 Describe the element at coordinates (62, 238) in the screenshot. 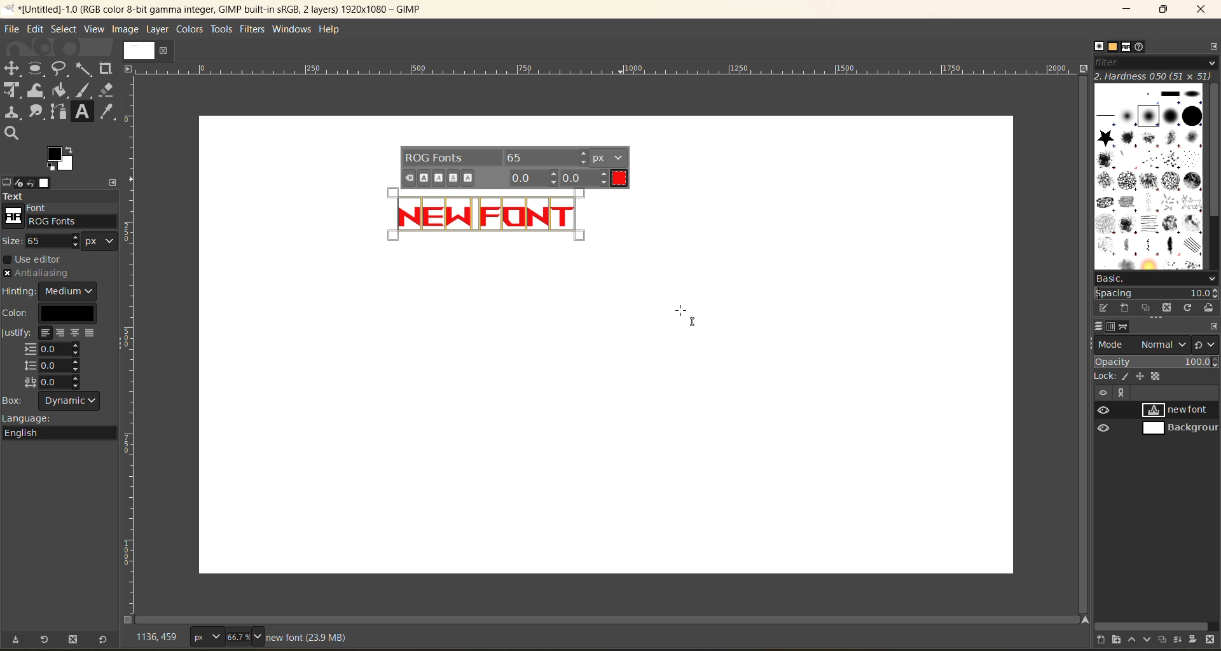

I see `size` at that location.